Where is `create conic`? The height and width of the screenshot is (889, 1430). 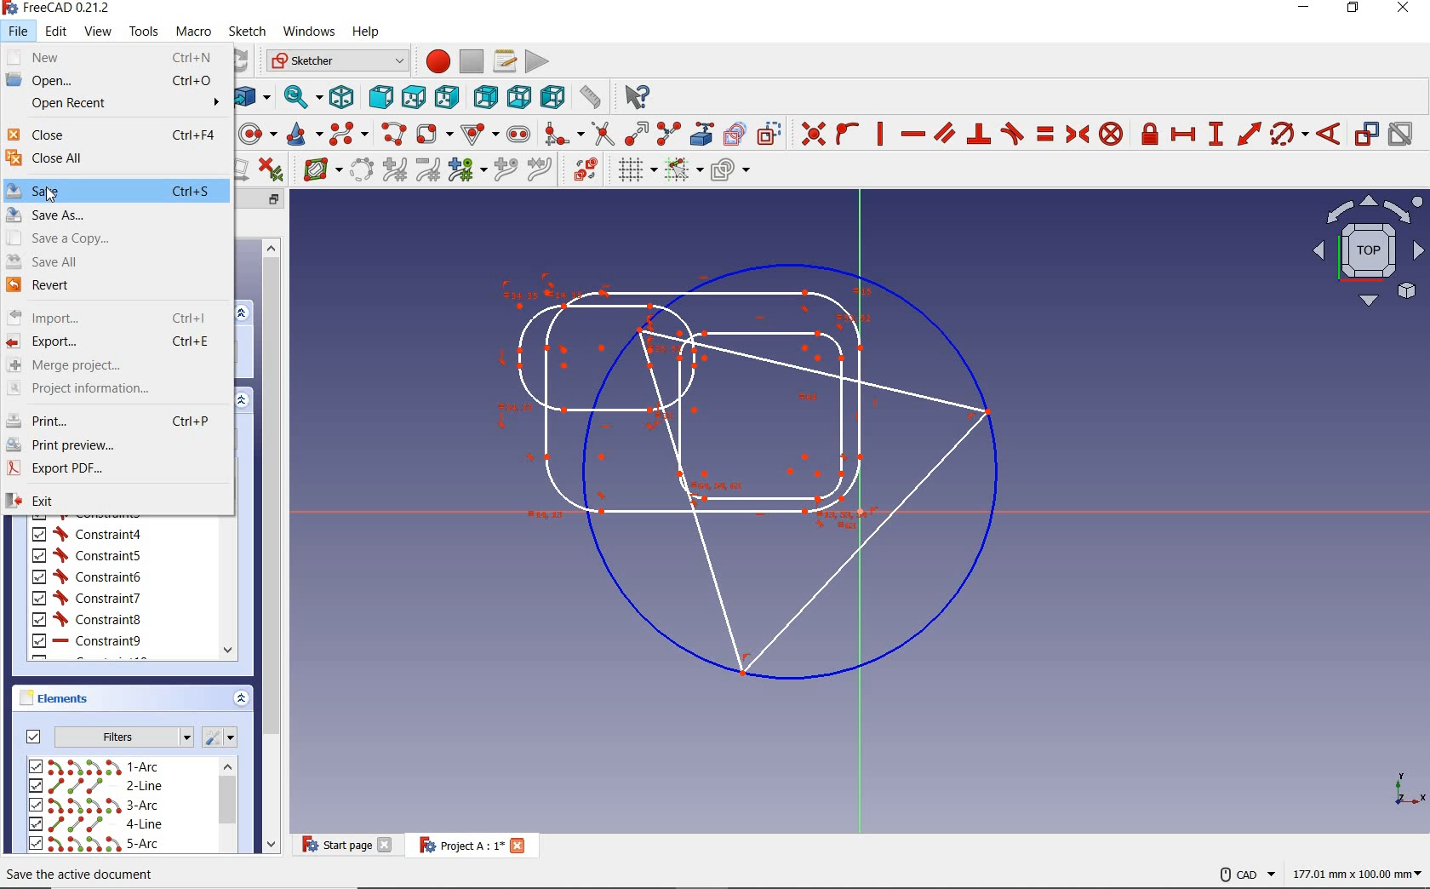 create conic is located at coordinates (300, 134).